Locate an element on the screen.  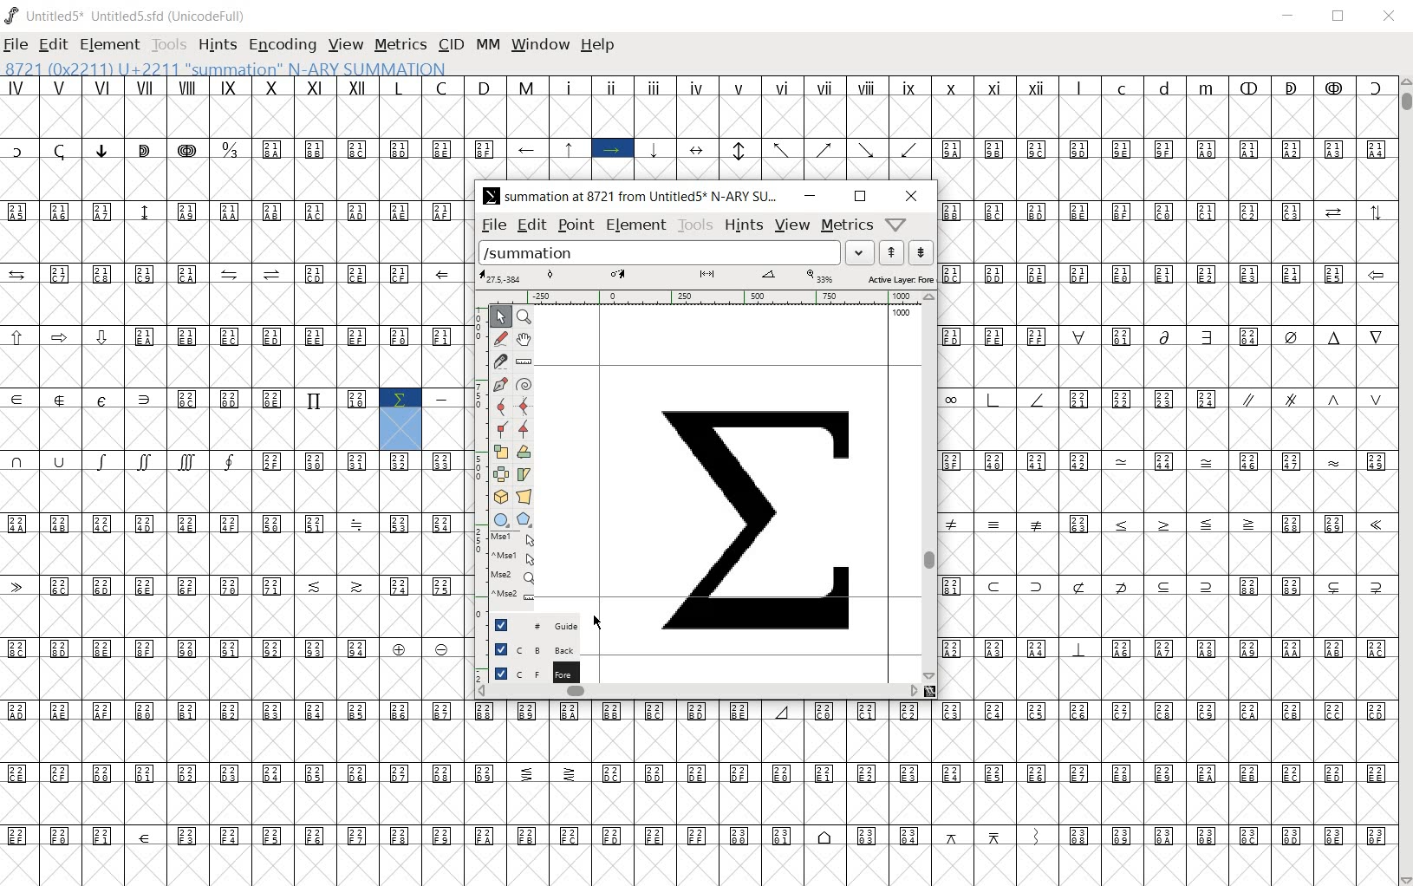
rectangle or ellipse is located at coordinates (500, 519).